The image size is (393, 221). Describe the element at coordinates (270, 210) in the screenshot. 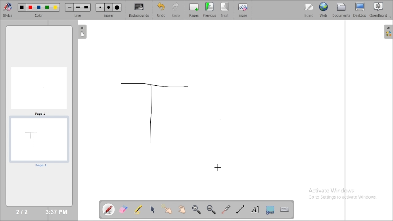

I see `capture part of the screen` at that location.